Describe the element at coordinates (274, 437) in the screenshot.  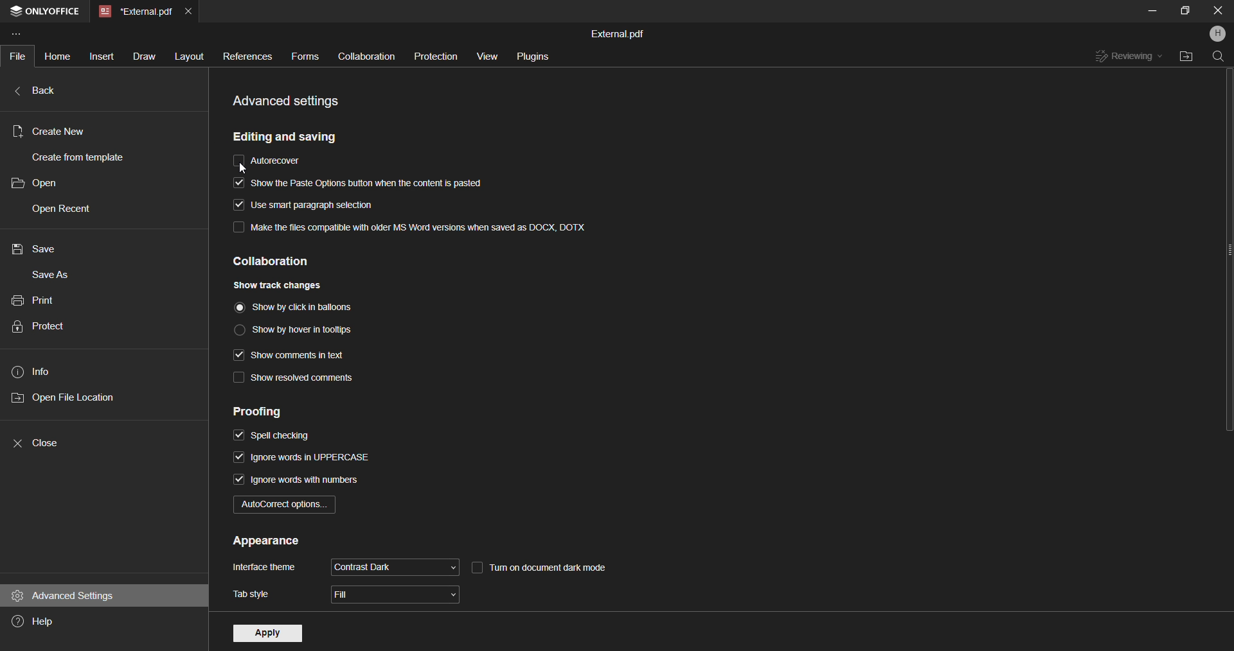
I see `spell checking` at that location.